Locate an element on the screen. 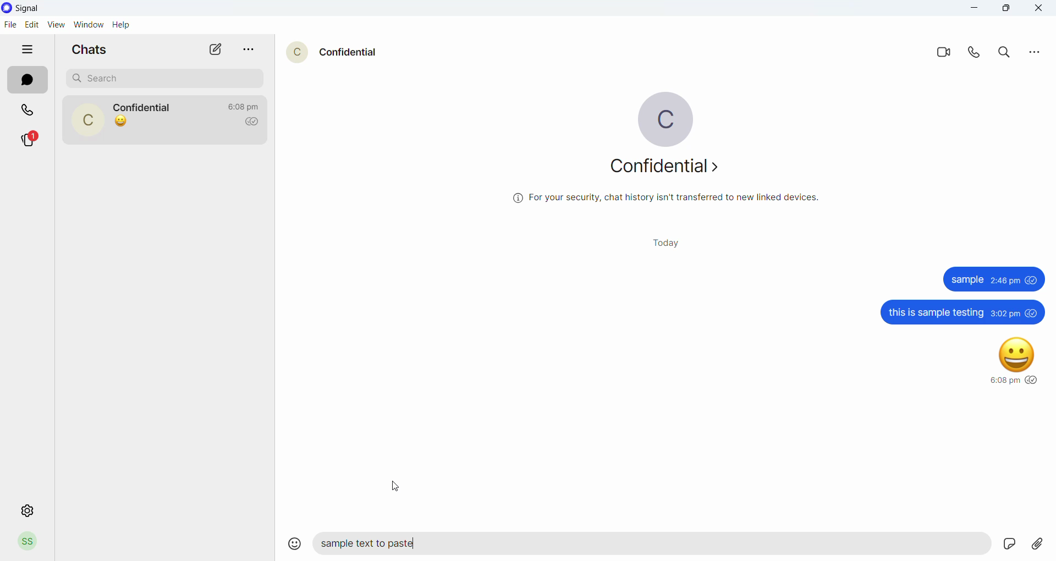 The height and width of the screenshot is (561, 1056). close is located at coordinates (1039, 9).